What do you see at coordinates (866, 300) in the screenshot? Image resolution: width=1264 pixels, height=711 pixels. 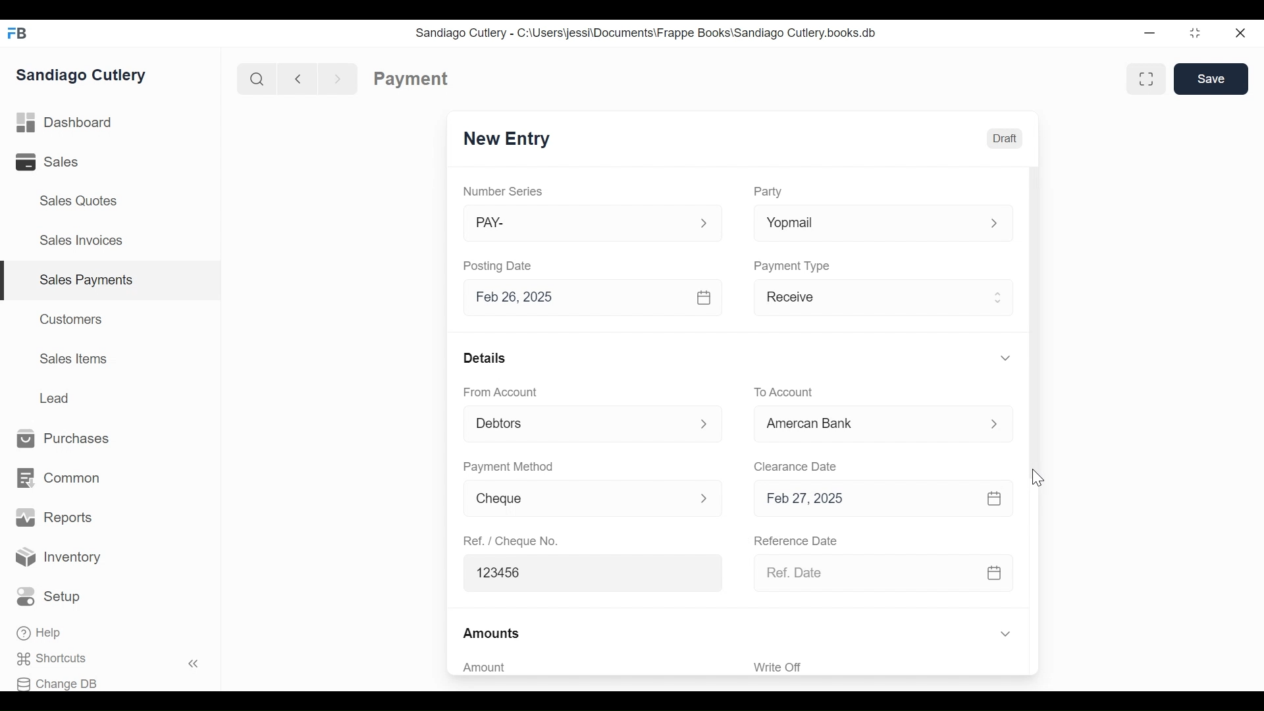 I see `Receive` at bounding box center [866, 300].